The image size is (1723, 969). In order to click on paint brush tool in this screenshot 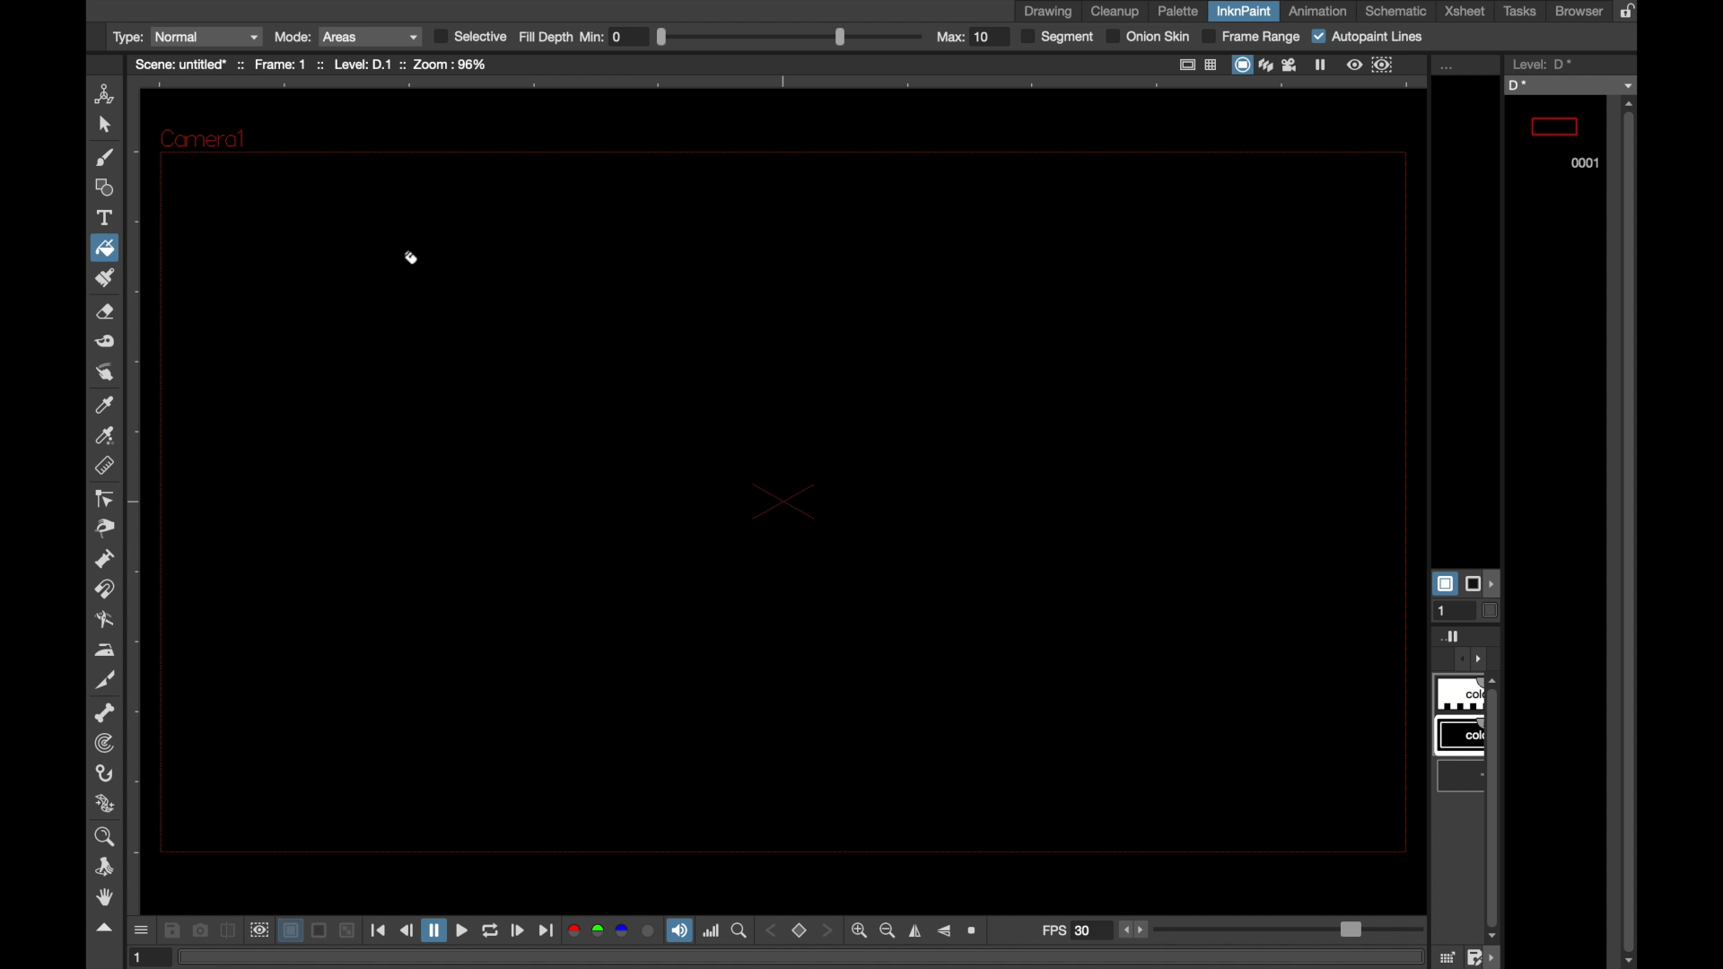, I will do `click(102, 157)`.